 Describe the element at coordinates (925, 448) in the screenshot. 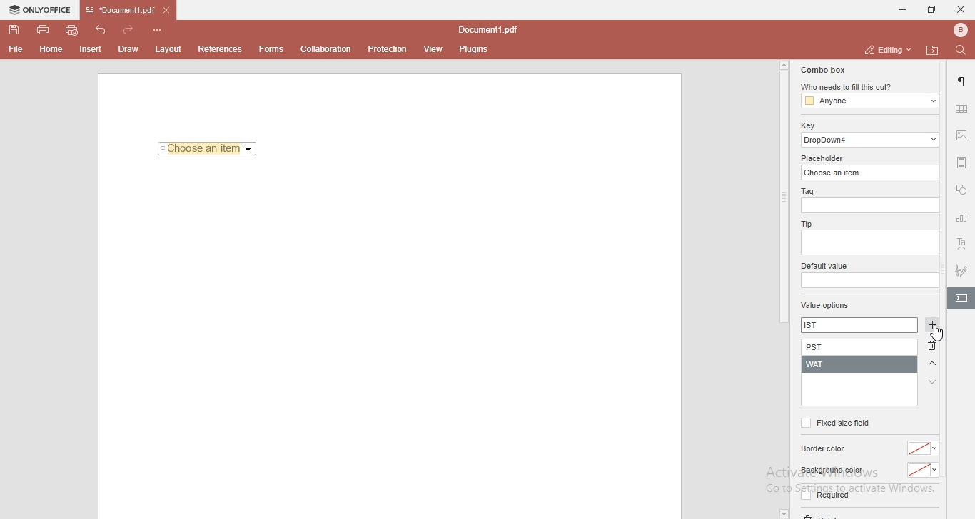

I see `color dropdown` at that location.